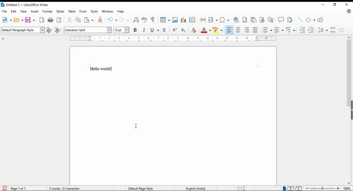 Image resolution: width=353 pixels, height=191 pixels. What do you see at coordinates (23, 11) in the screenshot?
I see `view` at bounding box center [23, 11].